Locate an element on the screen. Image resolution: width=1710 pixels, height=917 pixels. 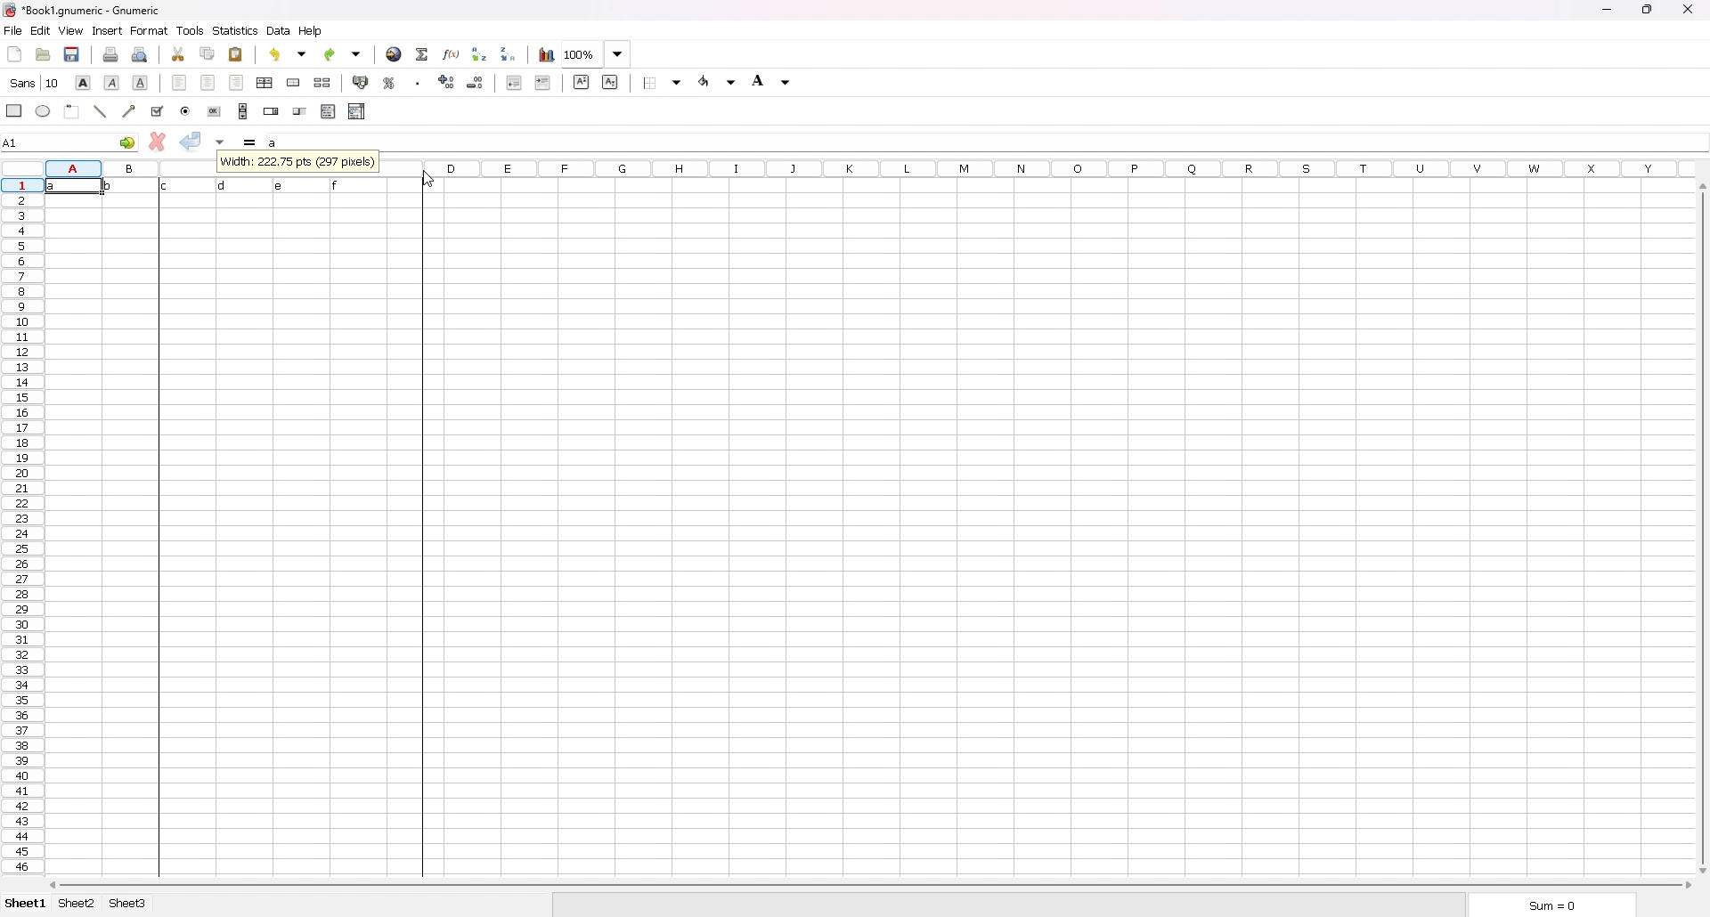
merge cells is located at coordinates (295, 82).